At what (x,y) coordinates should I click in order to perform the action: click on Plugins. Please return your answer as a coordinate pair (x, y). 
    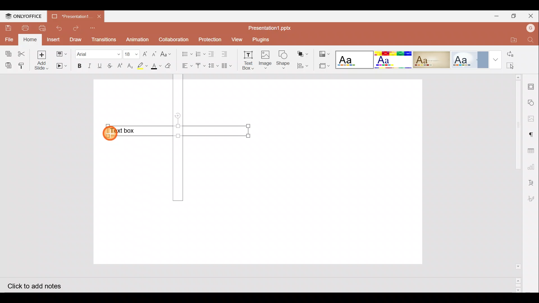
    Looking at the image, I should click on (262, 39).